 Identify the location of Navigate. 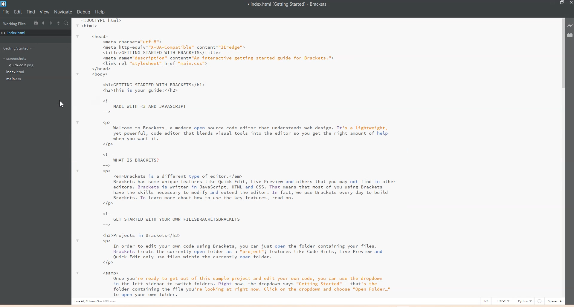
(63, 12).